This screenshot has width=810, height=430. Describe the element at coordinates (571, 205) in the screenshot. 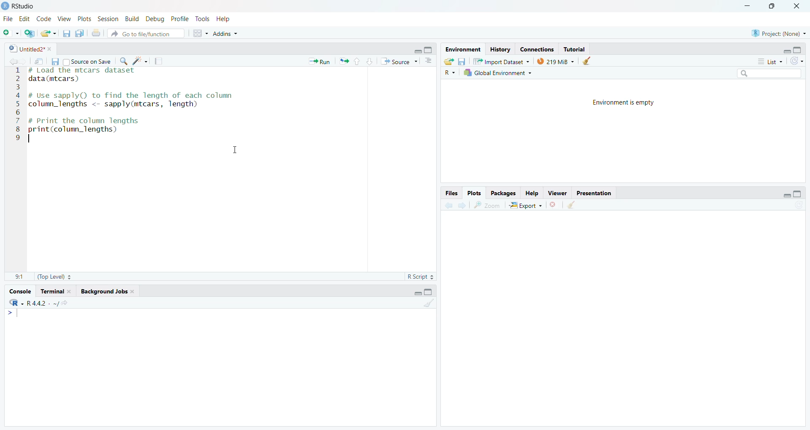

I see `Clear` at that location.